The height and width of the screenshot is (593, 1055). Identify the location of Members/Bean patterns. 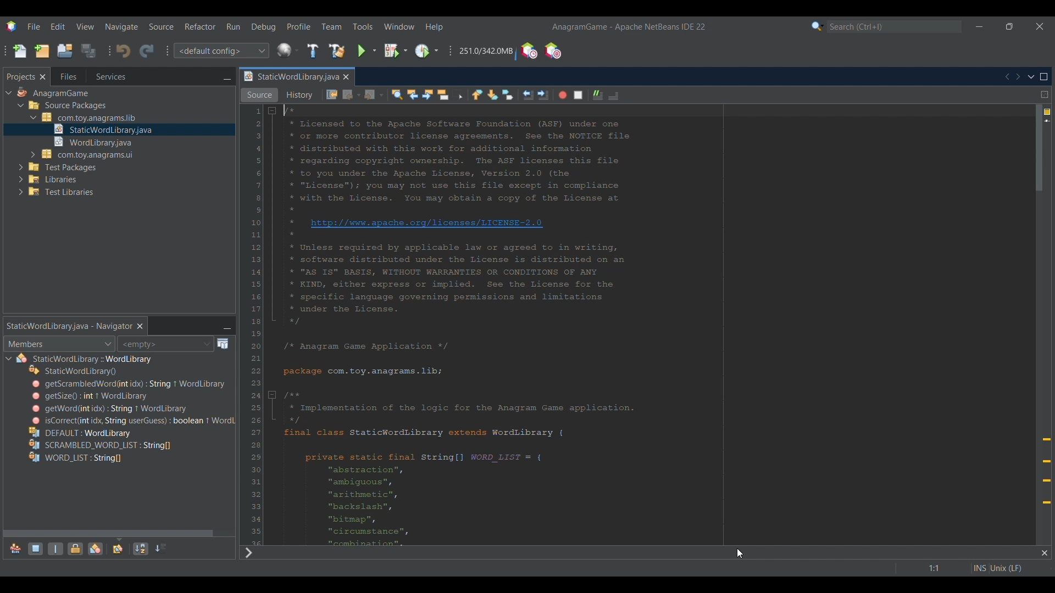
(59, 344).